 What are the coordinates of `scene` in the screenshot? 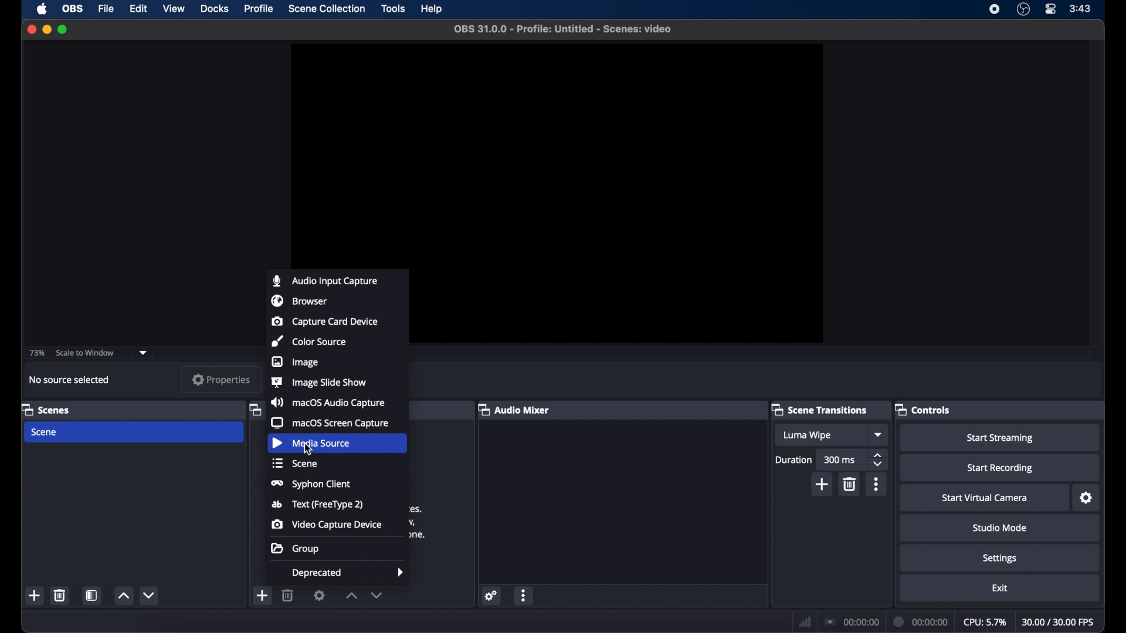 It's located at (295, 464).